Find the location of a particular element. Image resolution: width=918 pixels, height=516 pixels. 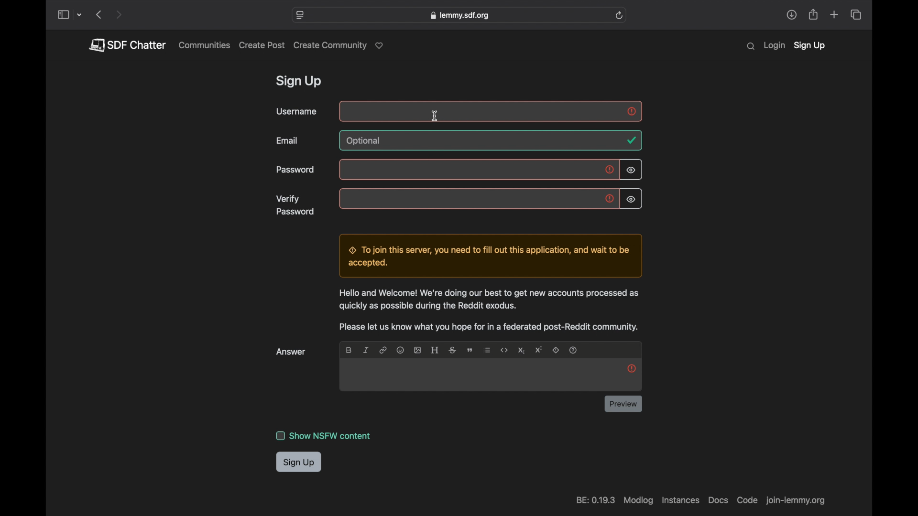

docs is located at coordinates (718, 500).